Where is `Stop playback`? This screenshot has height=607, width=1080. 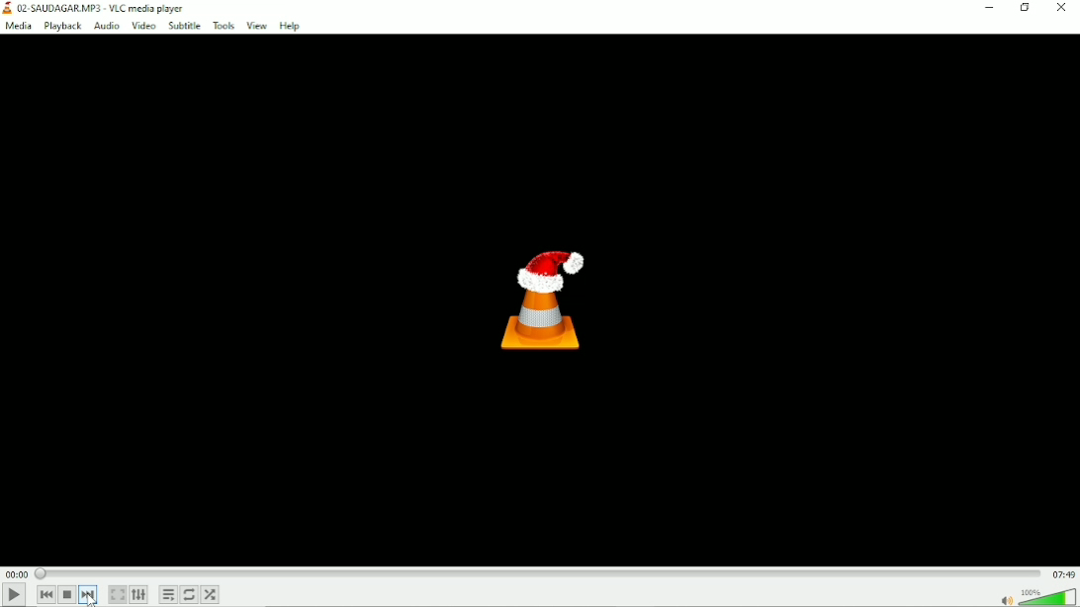 Stop playback is located at coordinates (67, 596).